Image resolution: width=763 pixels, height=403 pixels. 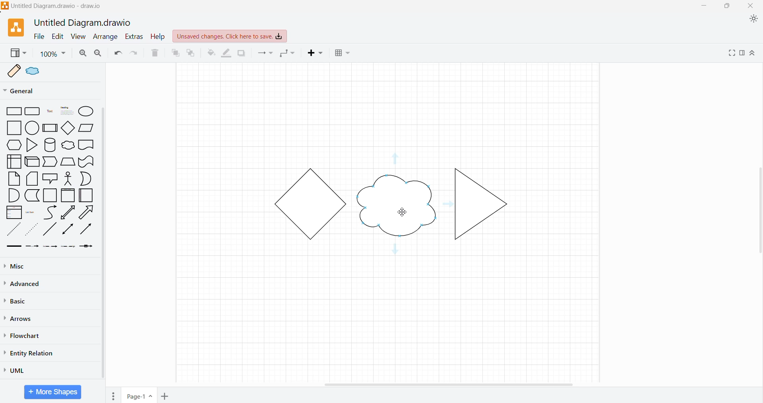 What do you see at coordinates (83, 53) in the screenshot?
I see `Zoom In` at bounding box center [83, 53].